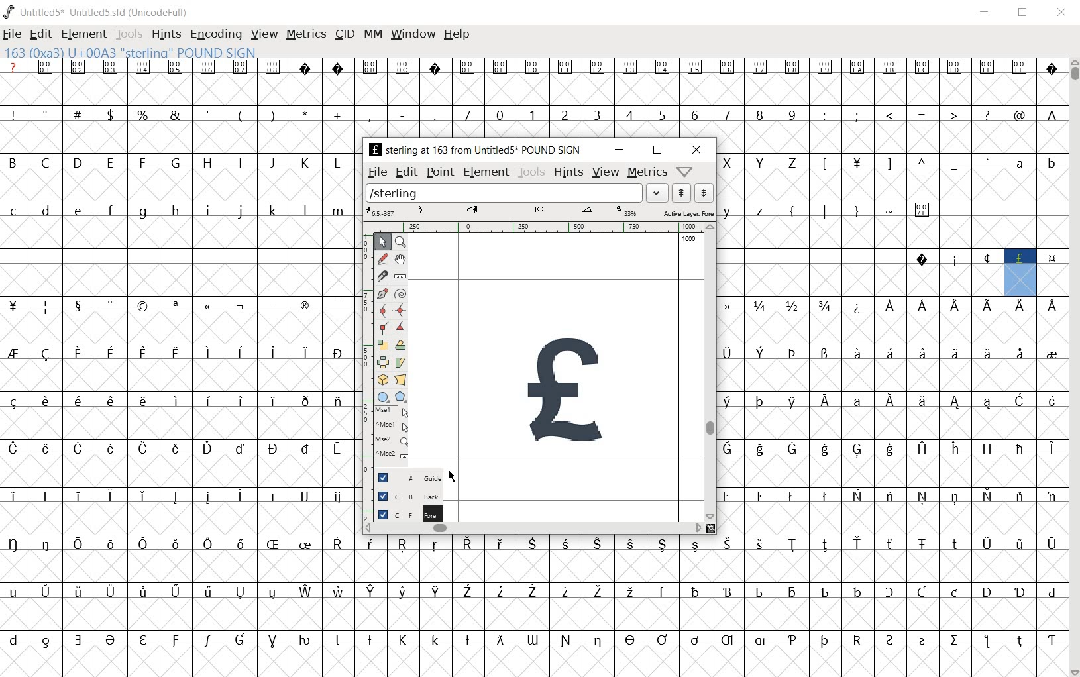 This screenshot has height=677, width=1080. What do you see at coordinates (1020, 592) in the screenshot?
I see `Symbol` at bounding box center [1020, 592].